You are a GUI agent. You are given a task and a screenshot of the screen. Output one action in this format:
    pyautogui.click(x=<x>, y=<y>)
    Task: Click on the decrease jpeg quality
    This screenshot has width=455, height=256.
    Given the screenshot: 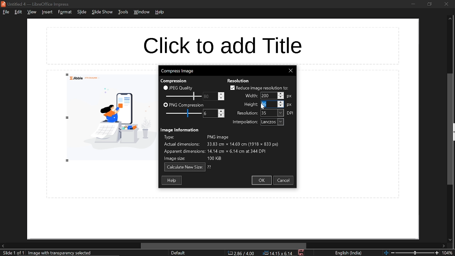 What is the action you would take?
    pyautogui.click(x=221, y=98)
    